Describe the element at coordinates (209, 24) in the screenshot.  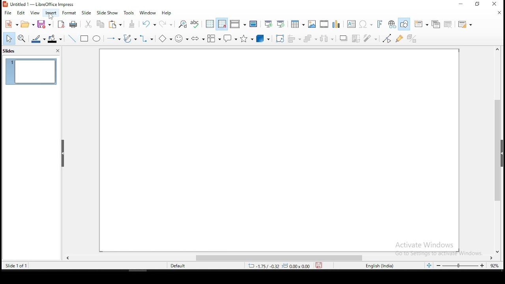
I see `display grid` at that location.